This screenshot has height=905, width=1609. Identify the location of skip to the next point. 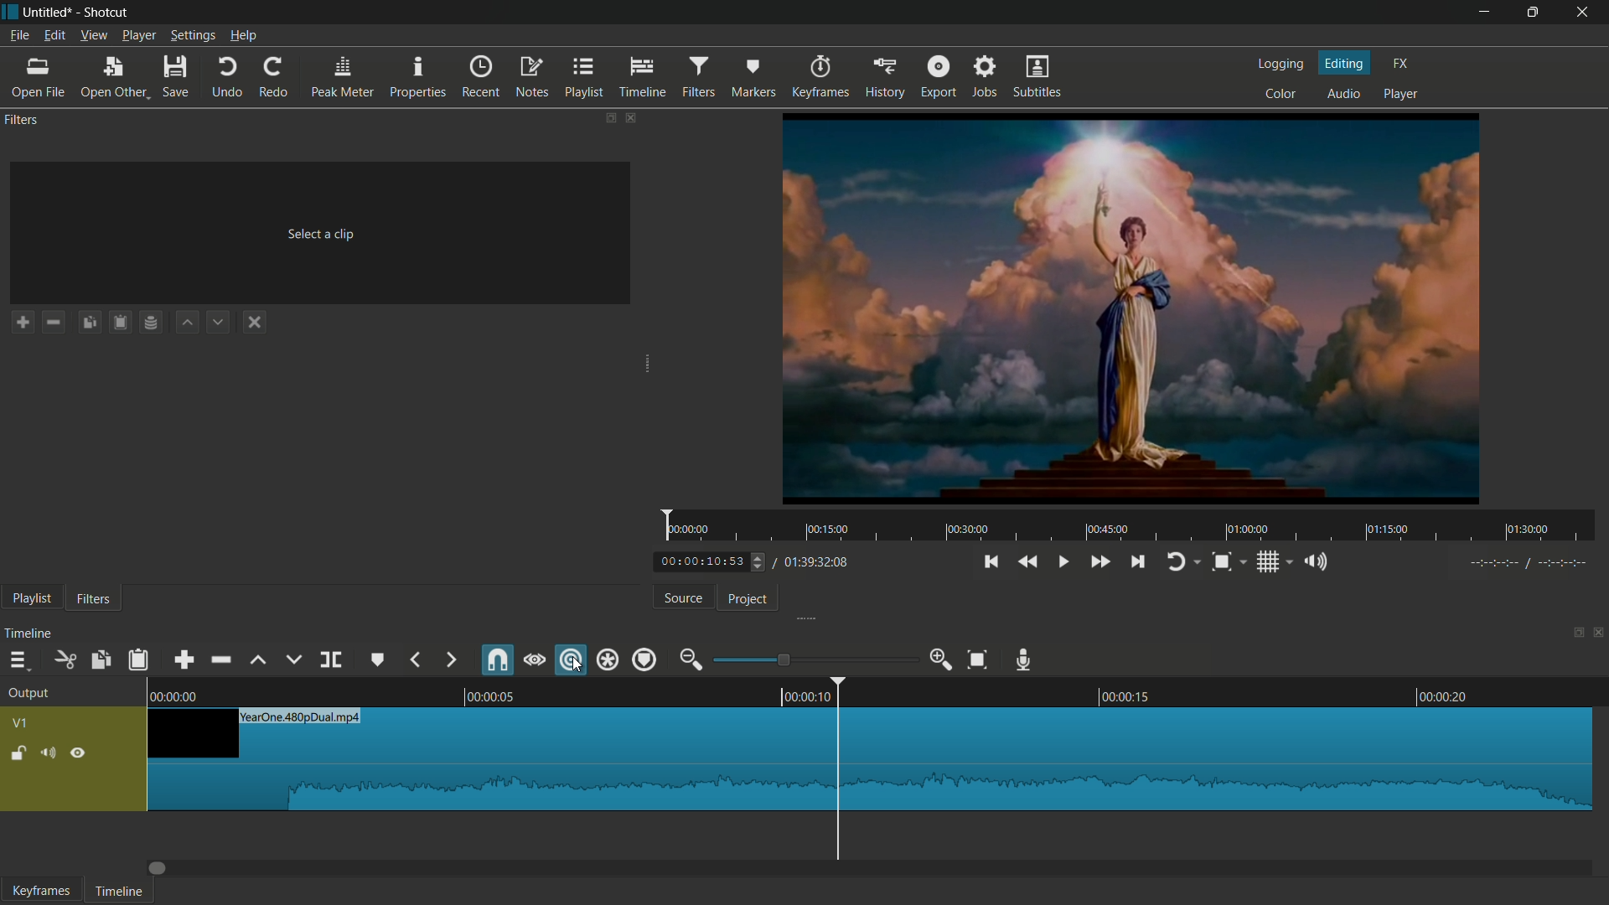
(1137, 562).